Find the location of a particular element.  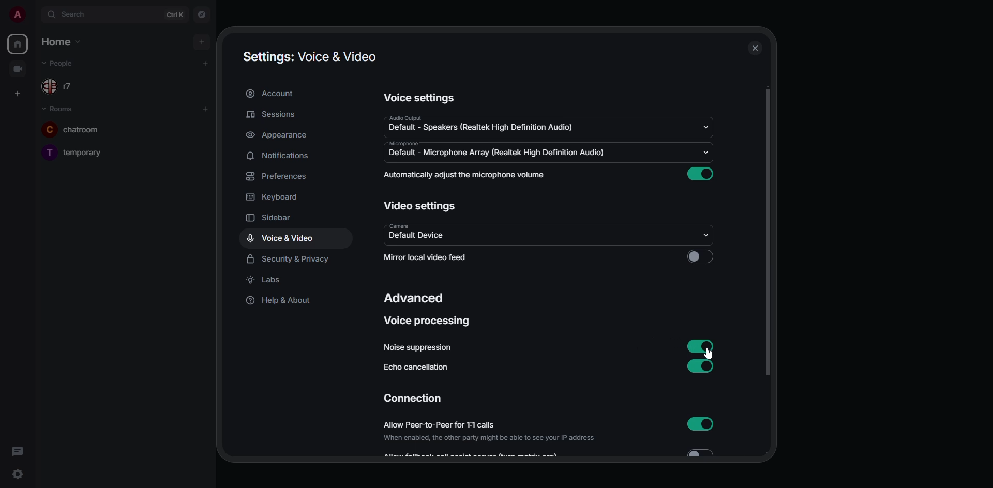

appearance is located at coordinates (278, 136).